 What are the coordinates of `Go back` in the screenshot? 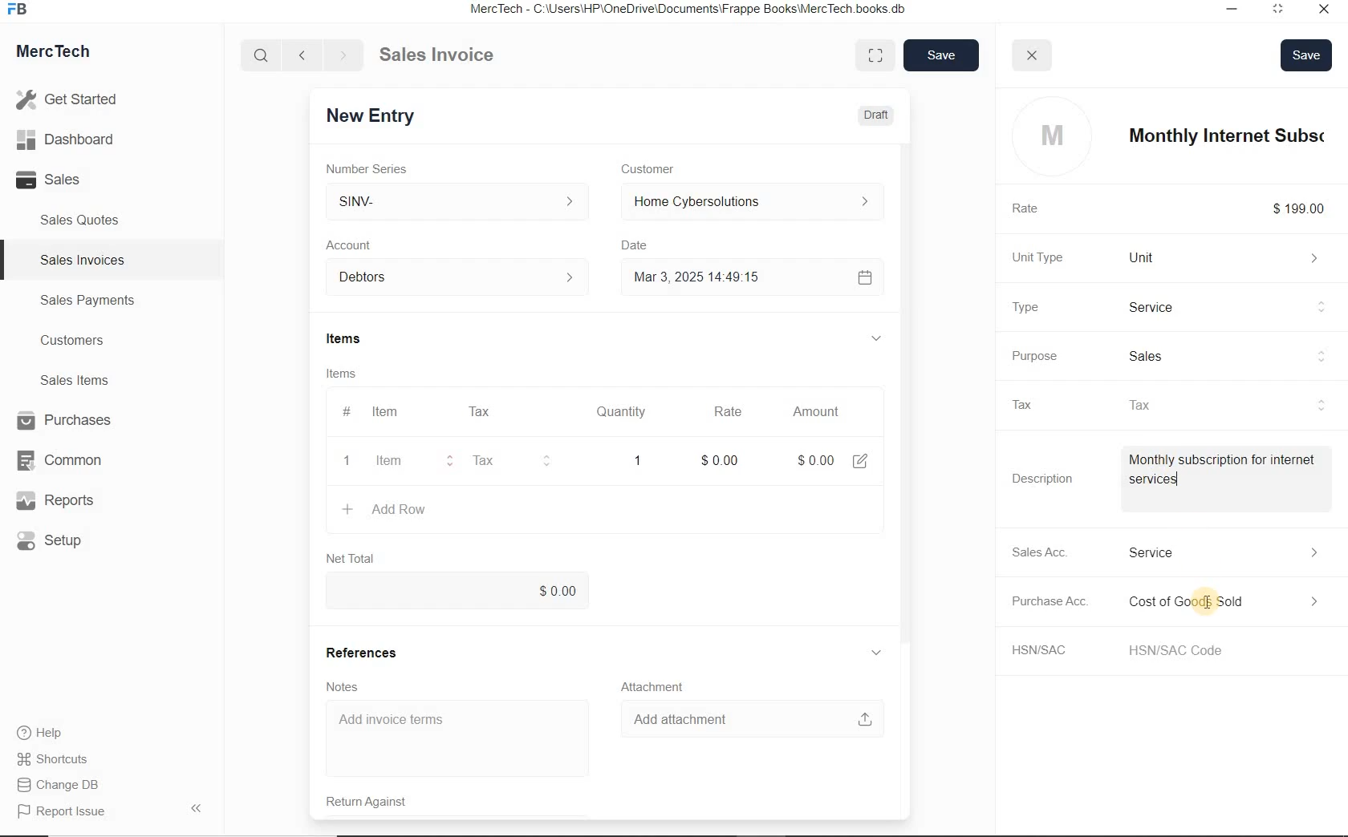 It's located at (304, 55).